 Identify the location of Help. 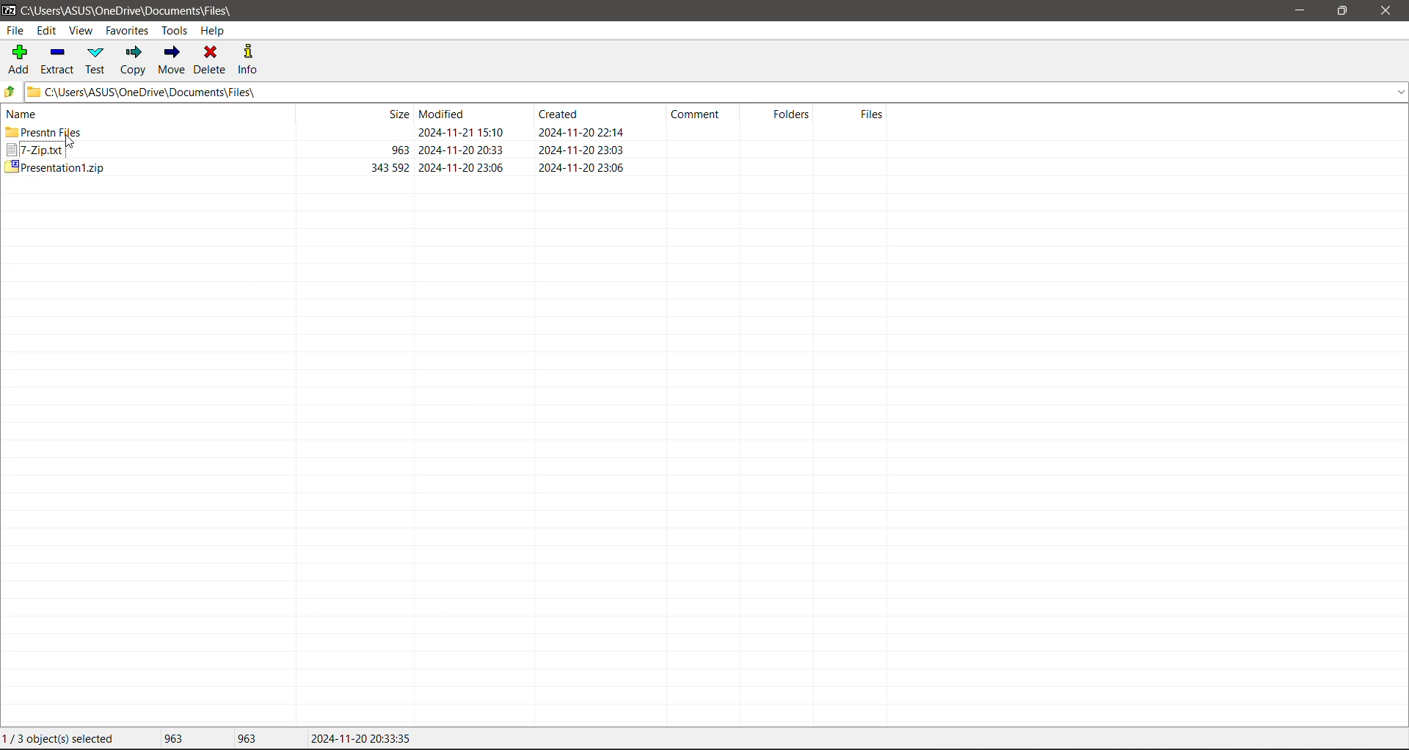
(213, 31).